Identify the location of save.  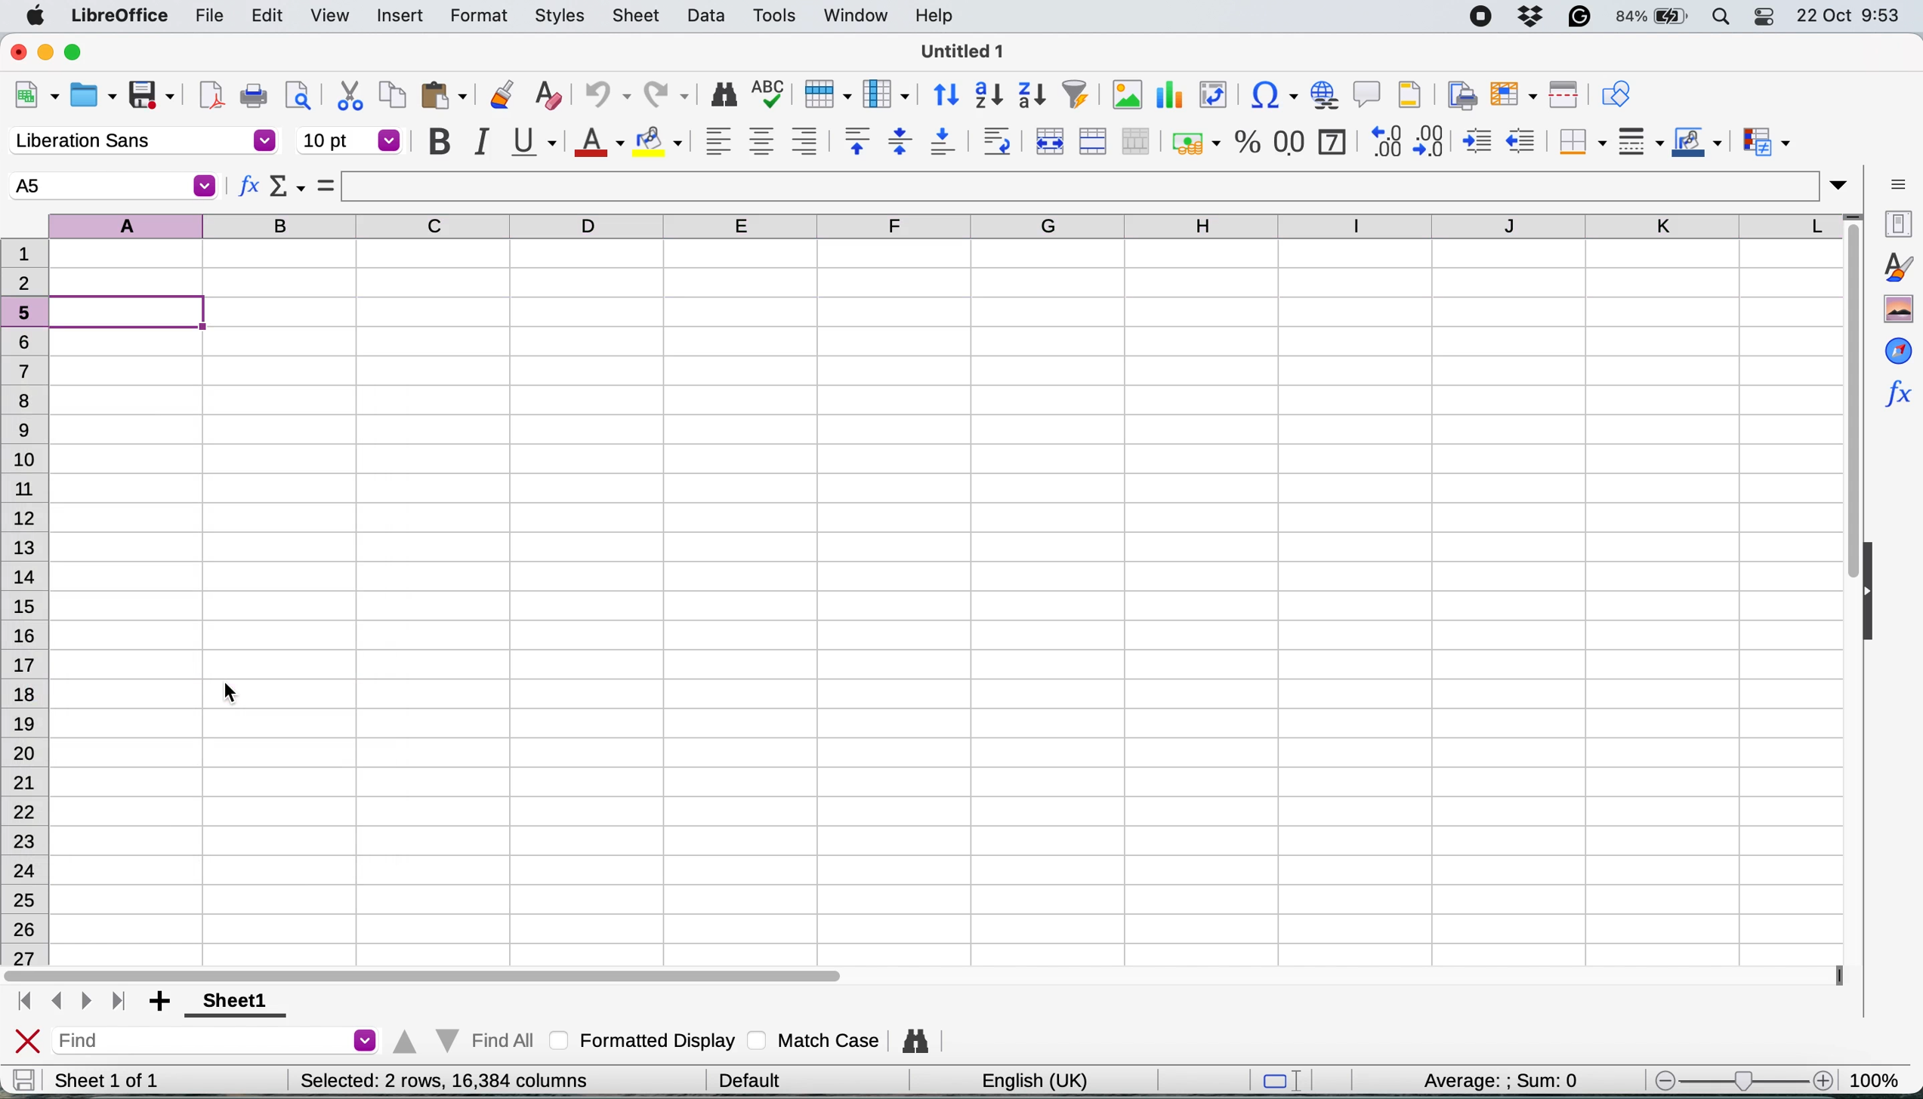
(153, 96).